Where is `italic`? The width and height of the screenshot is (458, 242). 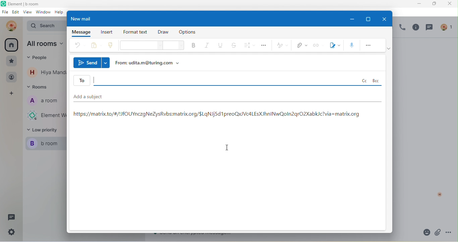
italic is located at coordinates (207, 46).